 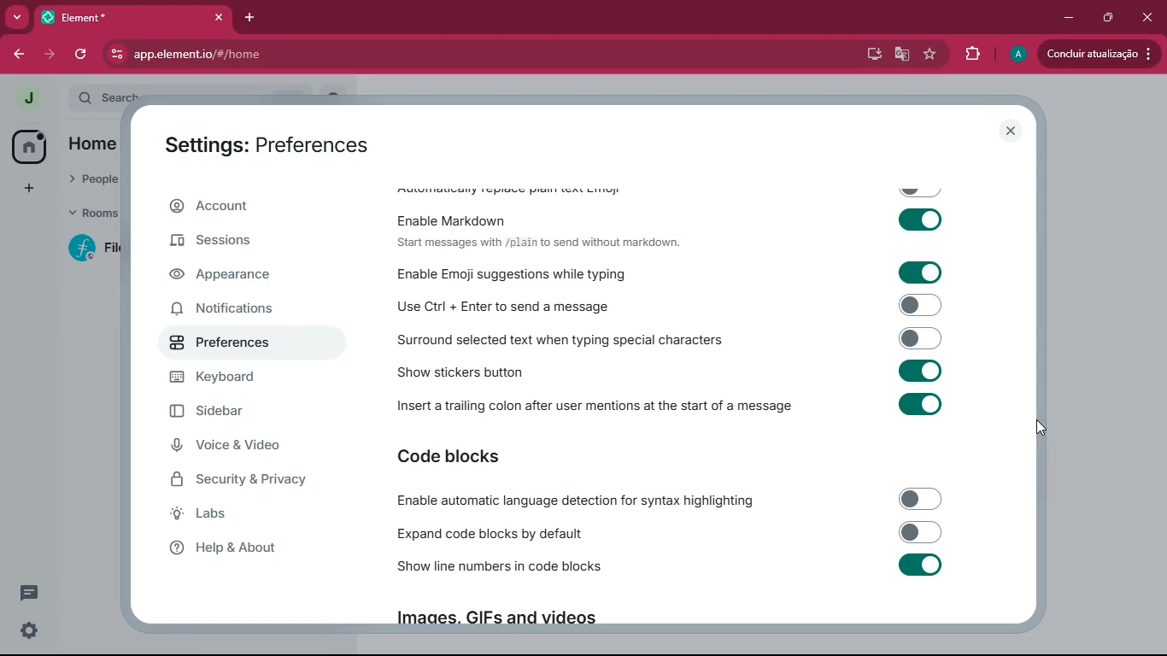 What do you see at coordinates (27, 593) in the screenshot?
I see `conversation` at bounding box center [27, 593].